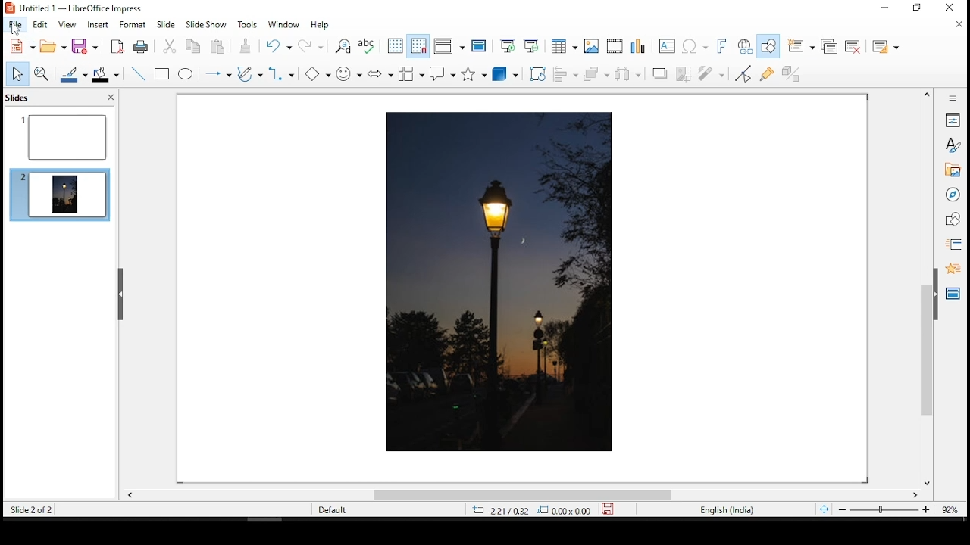 This screenshot has height=545, width=970. I want to click on basic shapes, so click(316, 73).